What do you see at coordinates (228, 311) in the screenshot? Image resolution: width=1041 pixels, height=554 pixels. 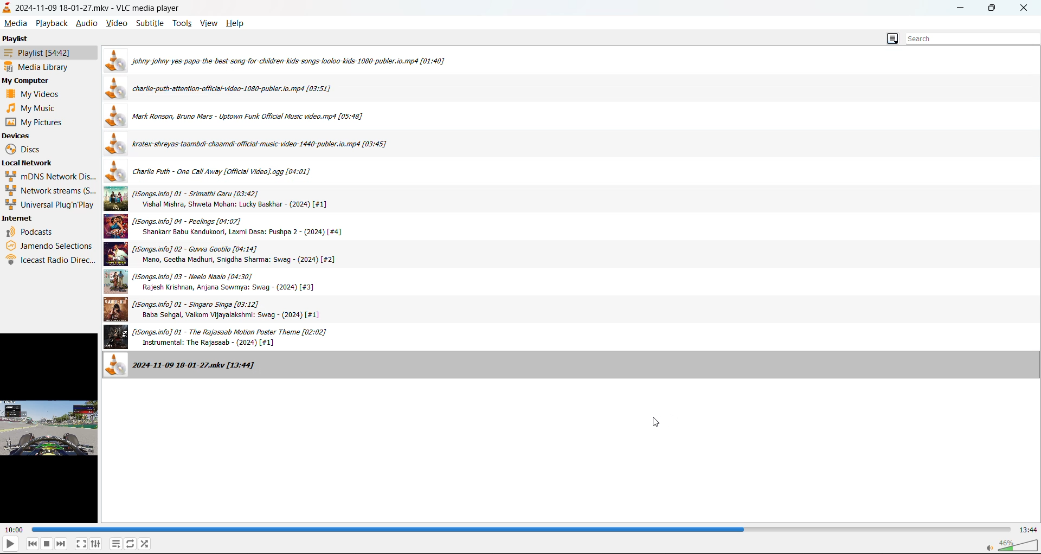 I see `tracks without duration` at bounding box center [228, 311].